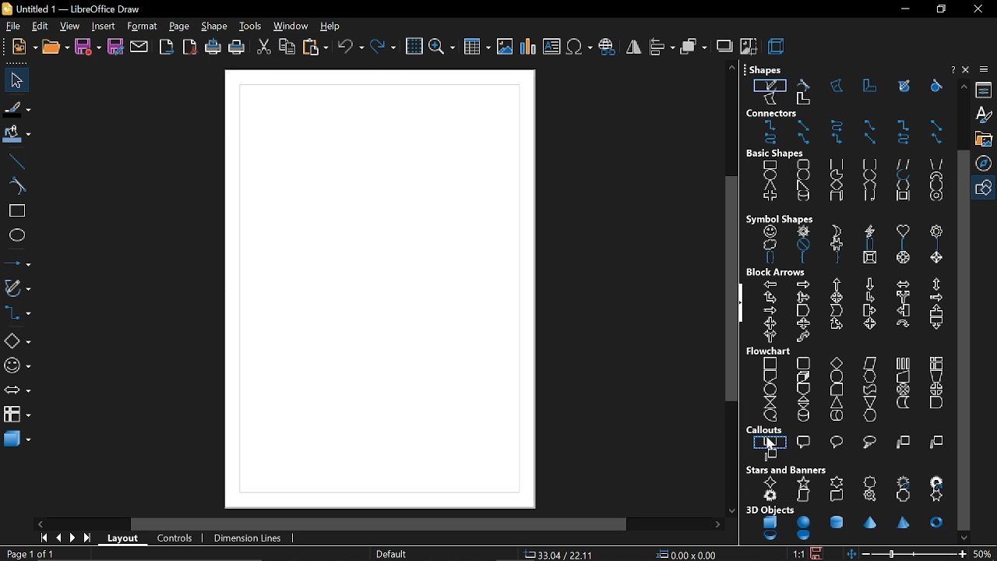  I want to click on prohibited, so click(801, 246).